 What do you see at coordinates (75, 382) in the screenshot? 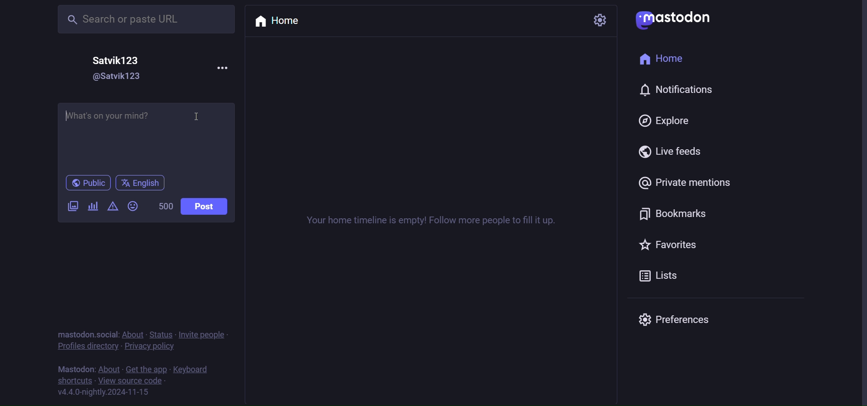
I see `shortcut` at bounding box center [75, 382].